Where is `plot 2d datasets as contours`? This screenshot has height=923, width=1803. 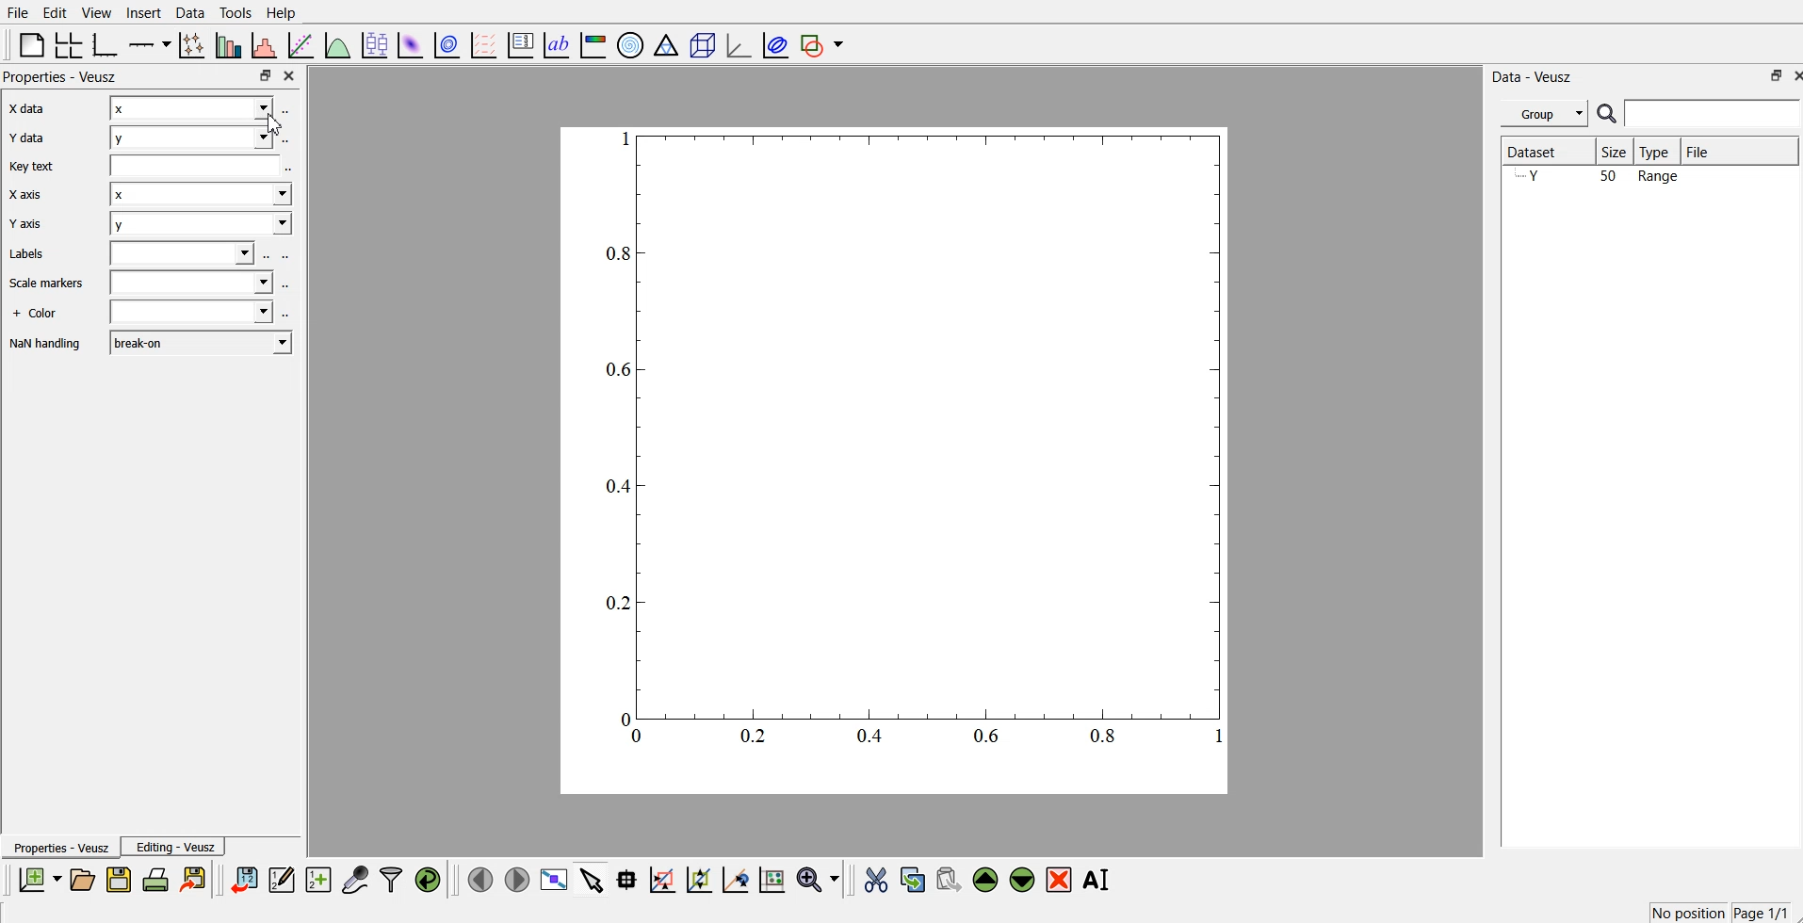 plot 2d datasets as contours is located at coordinates (447, 42).